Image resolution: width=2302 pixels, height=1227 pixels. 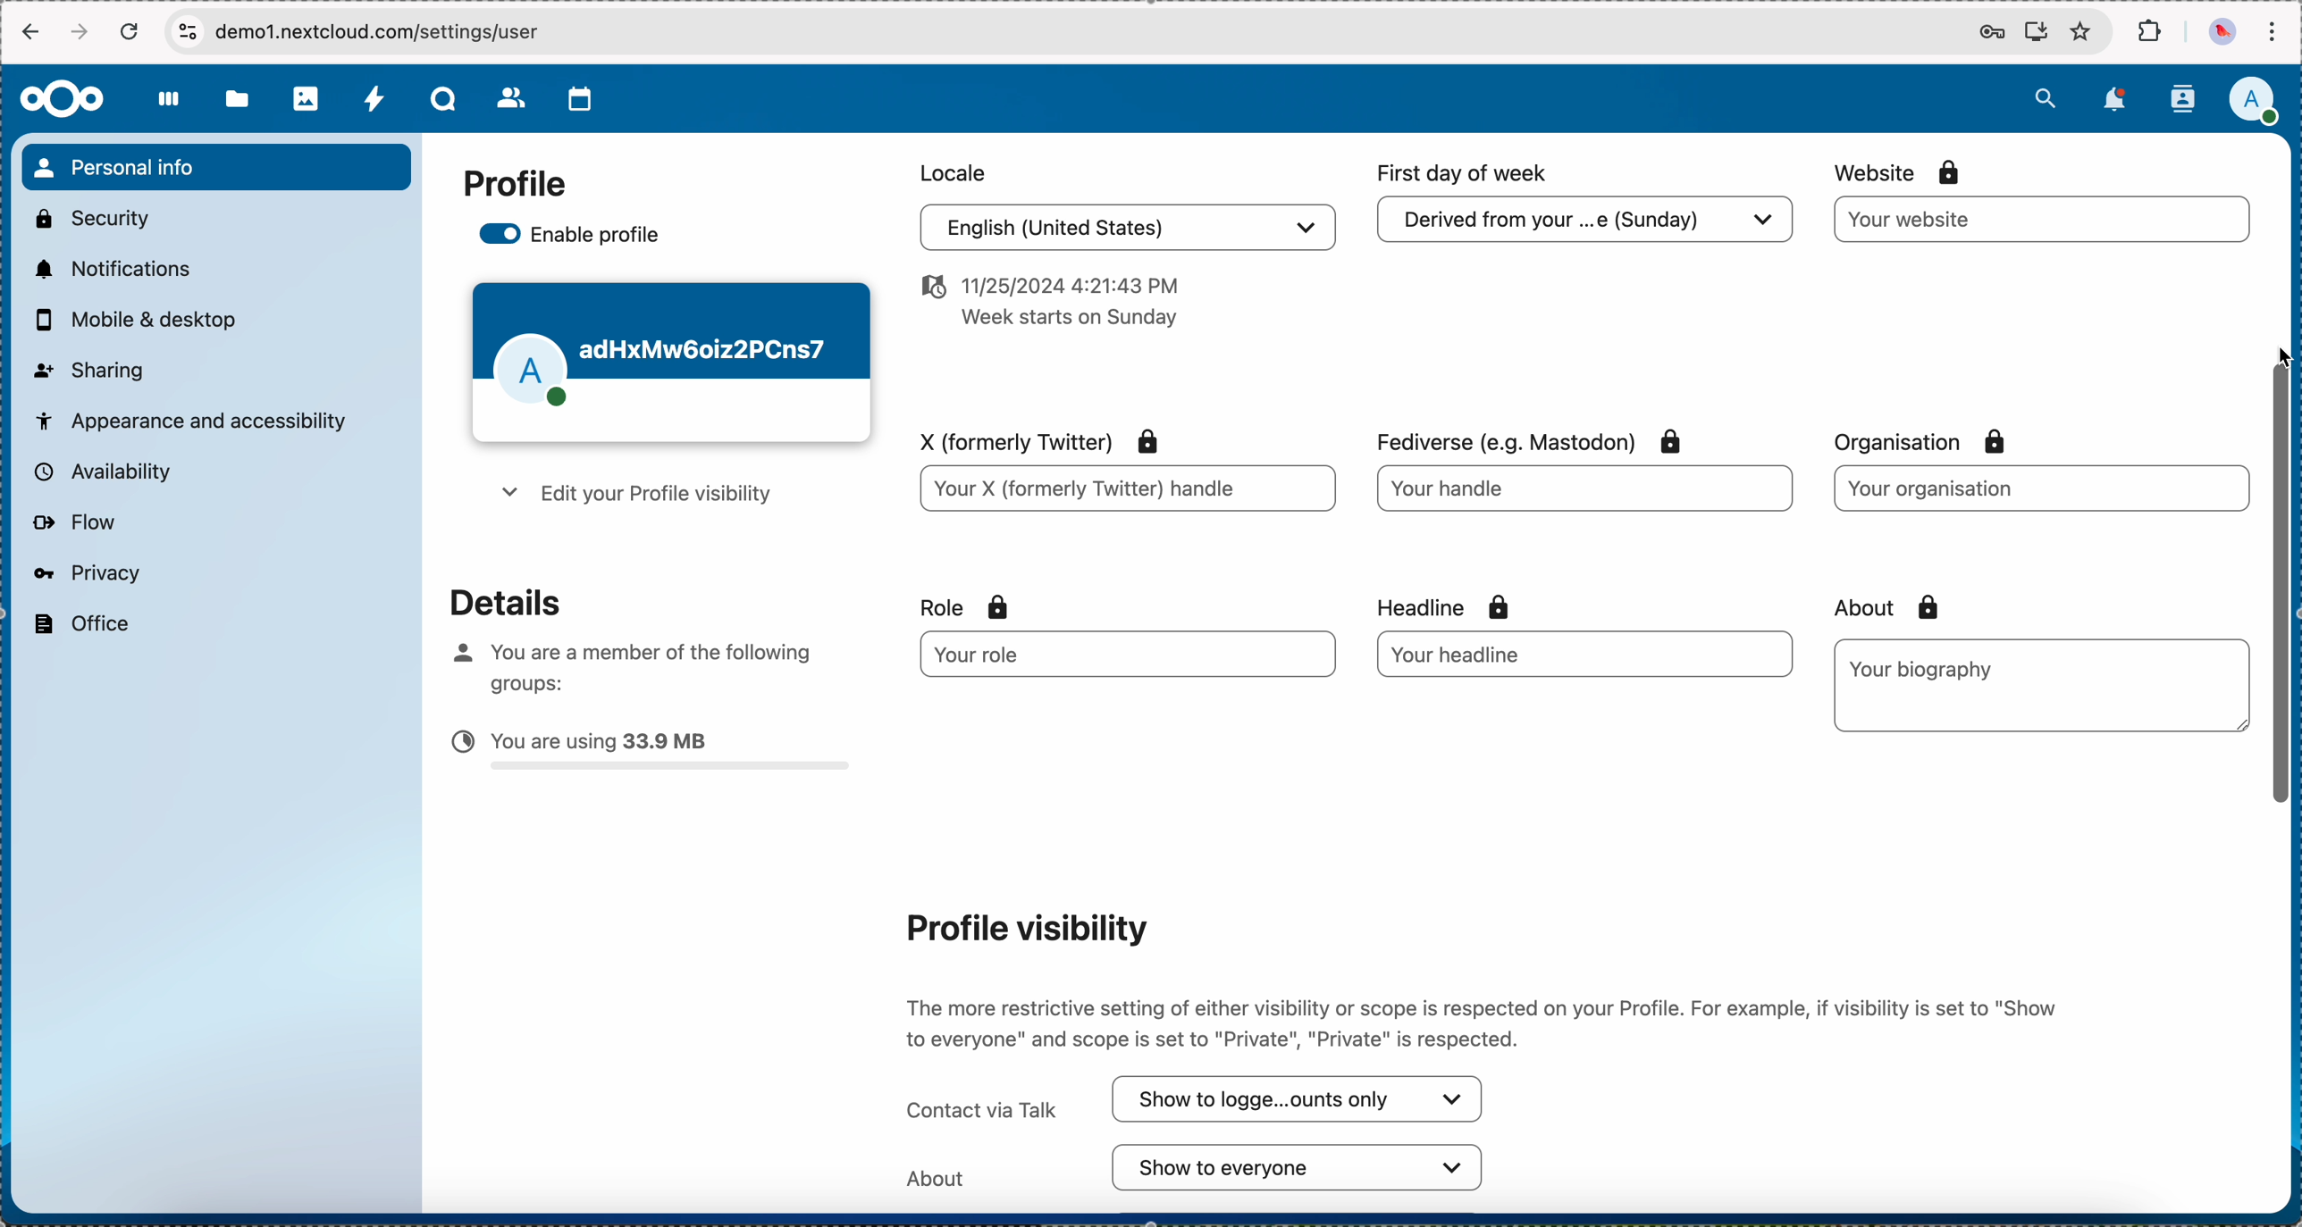 What do you see at coordinates (85, 572) in the screenshot?
I see `privacy` at bounding box center [85, 572].